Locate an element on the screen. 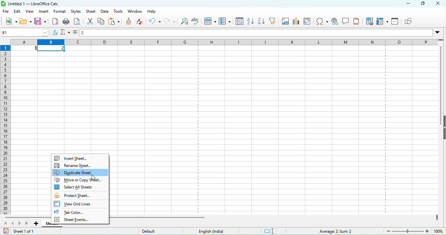 This screenshot has height=235, width=446. scroll to last sheet is located at coordinates (27, 224).